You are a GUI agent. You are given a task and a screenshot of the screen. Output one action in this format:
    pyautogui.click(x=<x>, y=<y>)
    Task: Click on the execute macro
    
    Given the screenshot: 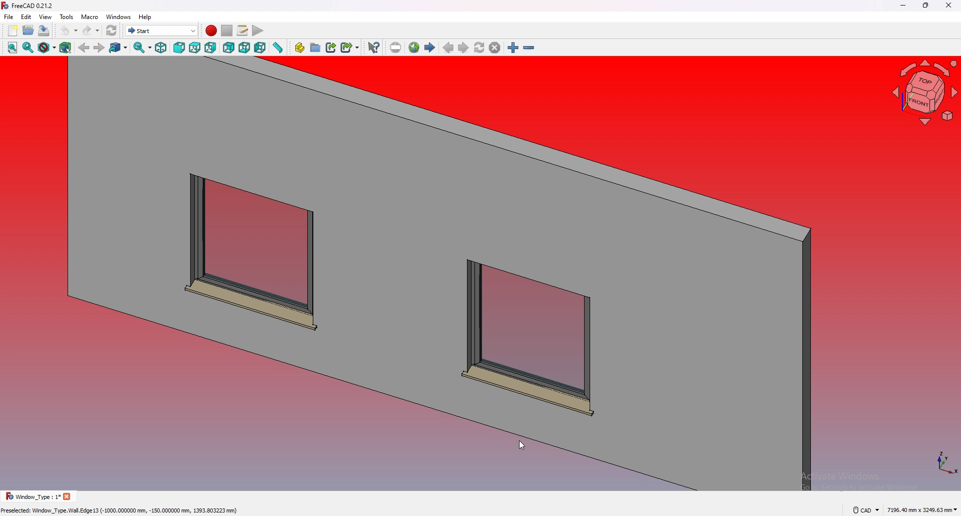 What is the action you would take?
    pyautogui.click(x=257, y=32)
    